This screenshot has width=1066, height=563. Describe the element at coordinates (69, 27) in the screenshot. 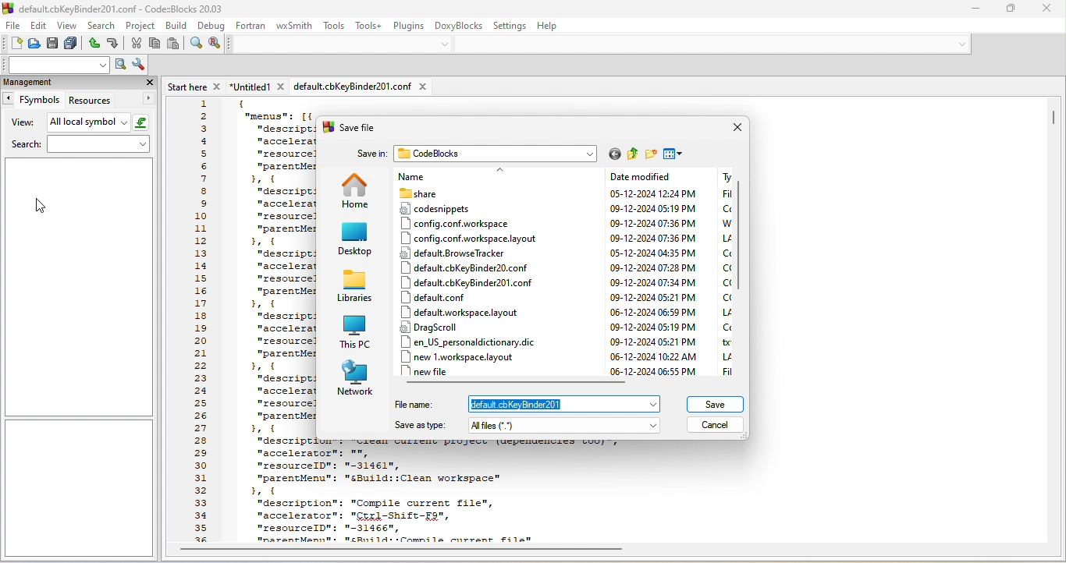

I see `view` at that location.